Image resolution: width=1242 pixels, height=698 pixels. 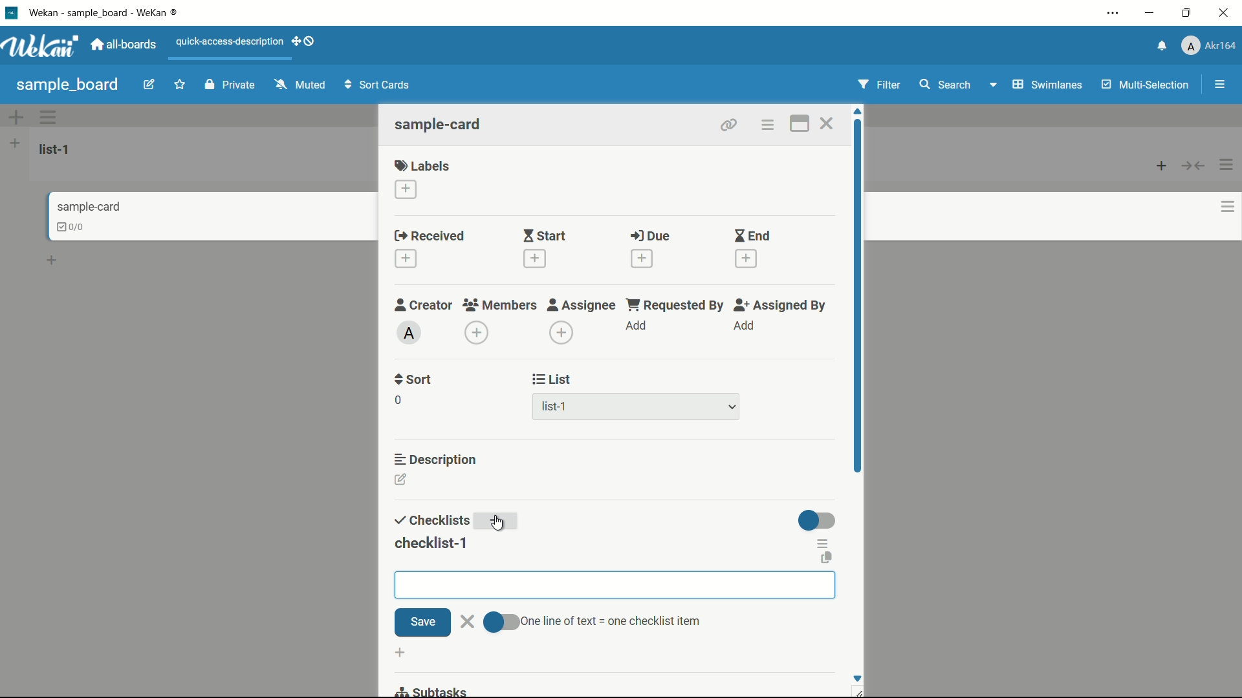 What do you see at coordinates (1208, 47) in the screenshot?
I see `profile` at bounding box center [1208, 47].